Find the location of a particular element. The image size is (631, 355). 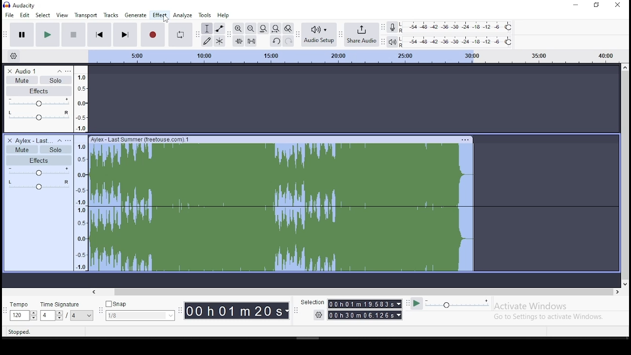

record is located at coordinates (152, 34).